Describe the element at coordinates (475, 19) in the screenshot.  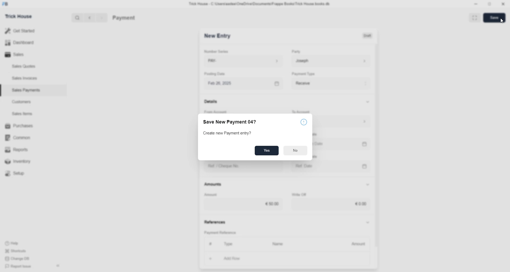
I see `Toggle between form and full width` at that location.